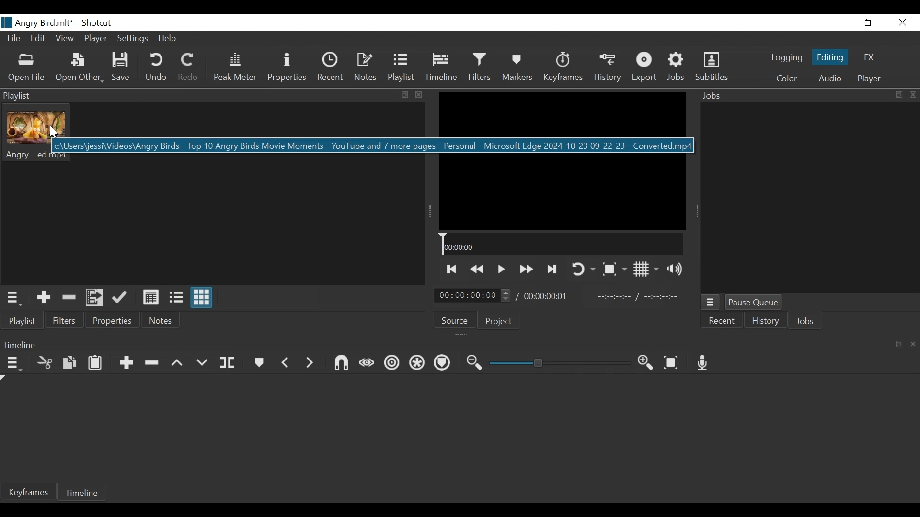 The height and width of the screenshot is (517, 920). I want to click on Clip thumbnail, so click(217, 194).